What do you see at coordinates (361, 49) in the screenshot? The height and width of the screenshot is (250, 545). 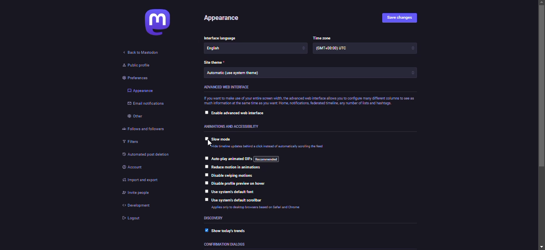 I see `(GMT +00:00) UTC` at bounding box center [361, 49].